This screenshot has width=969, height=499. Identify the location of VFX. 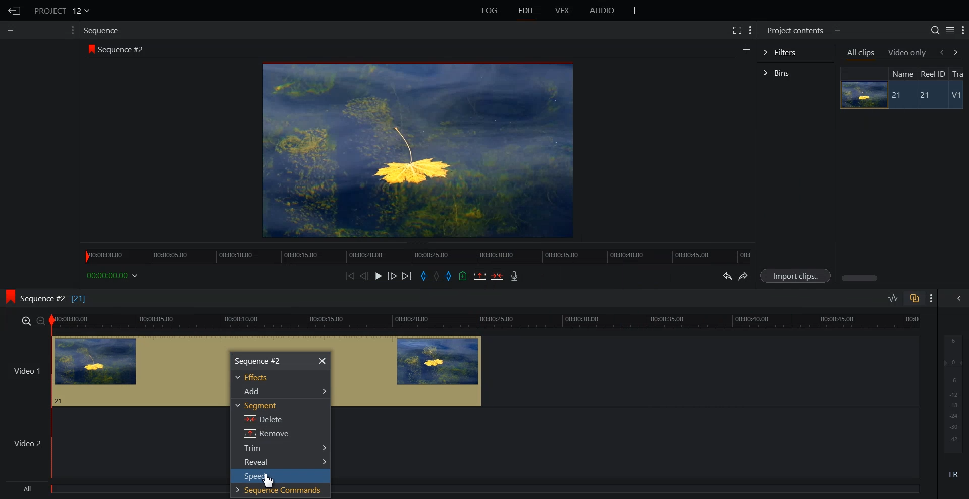
(563, 11).